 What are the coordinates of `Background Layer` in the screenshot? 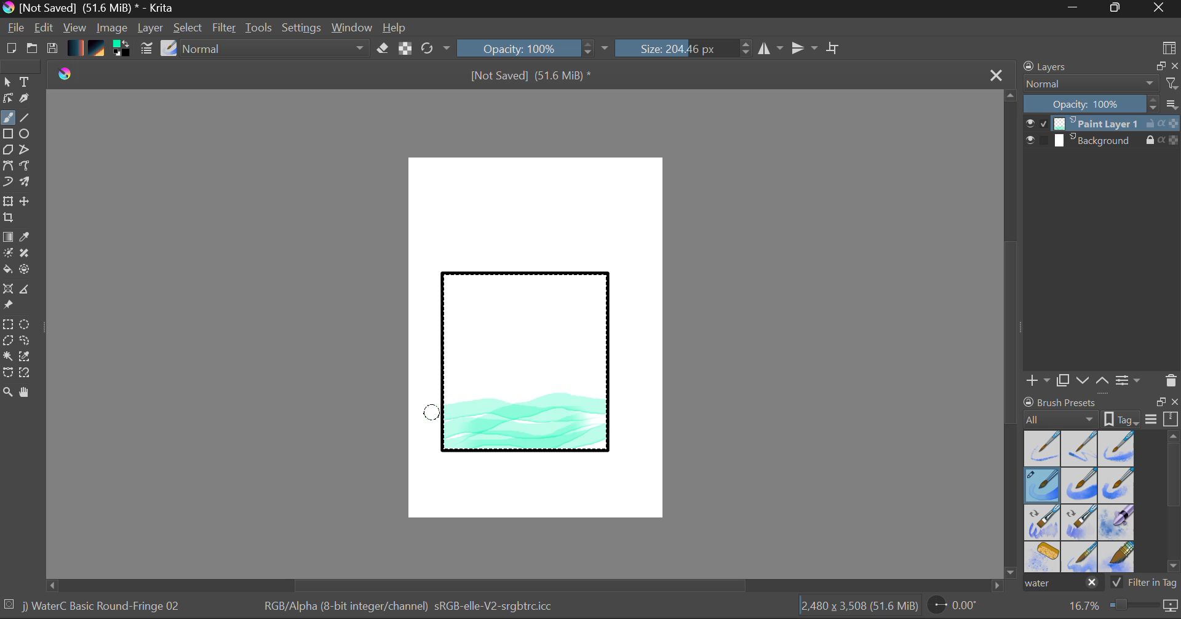 It's located at (1102, 141).